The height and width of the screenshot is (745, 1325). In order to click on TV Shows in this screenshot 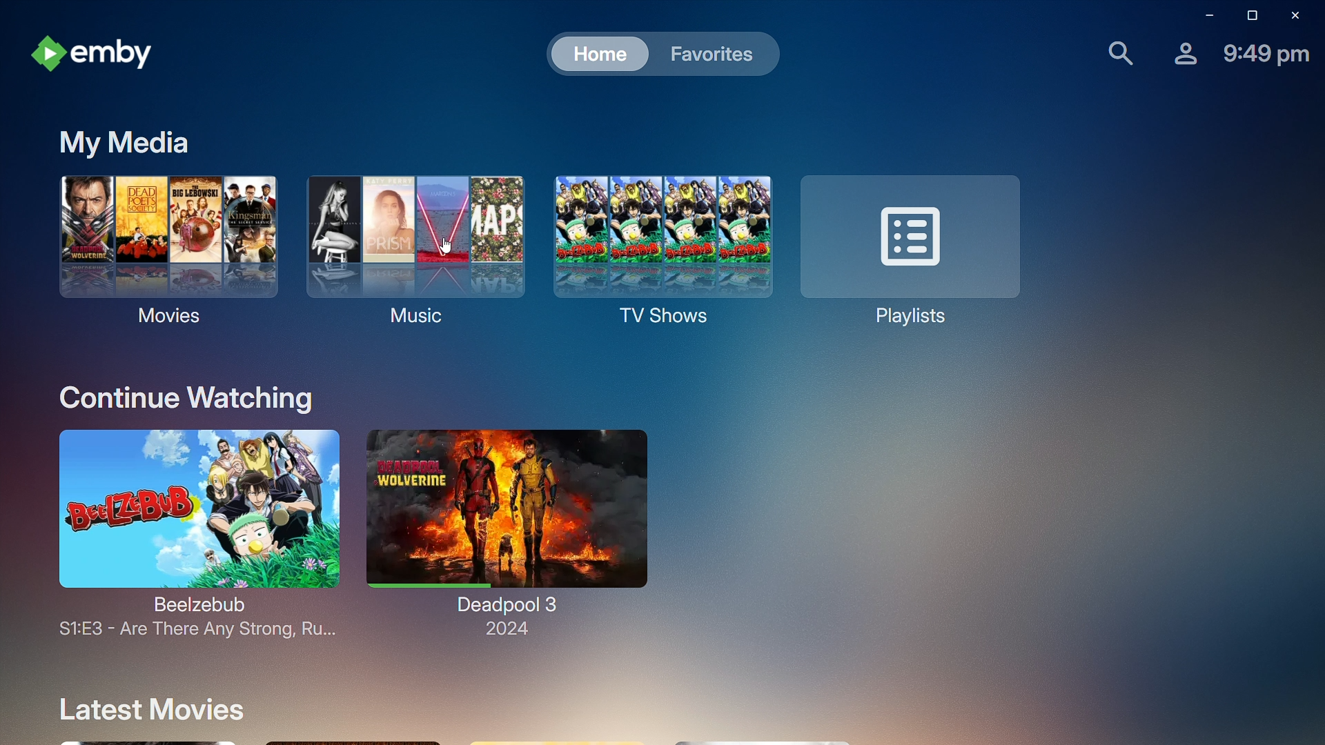, I will do `click(656, 250)`.